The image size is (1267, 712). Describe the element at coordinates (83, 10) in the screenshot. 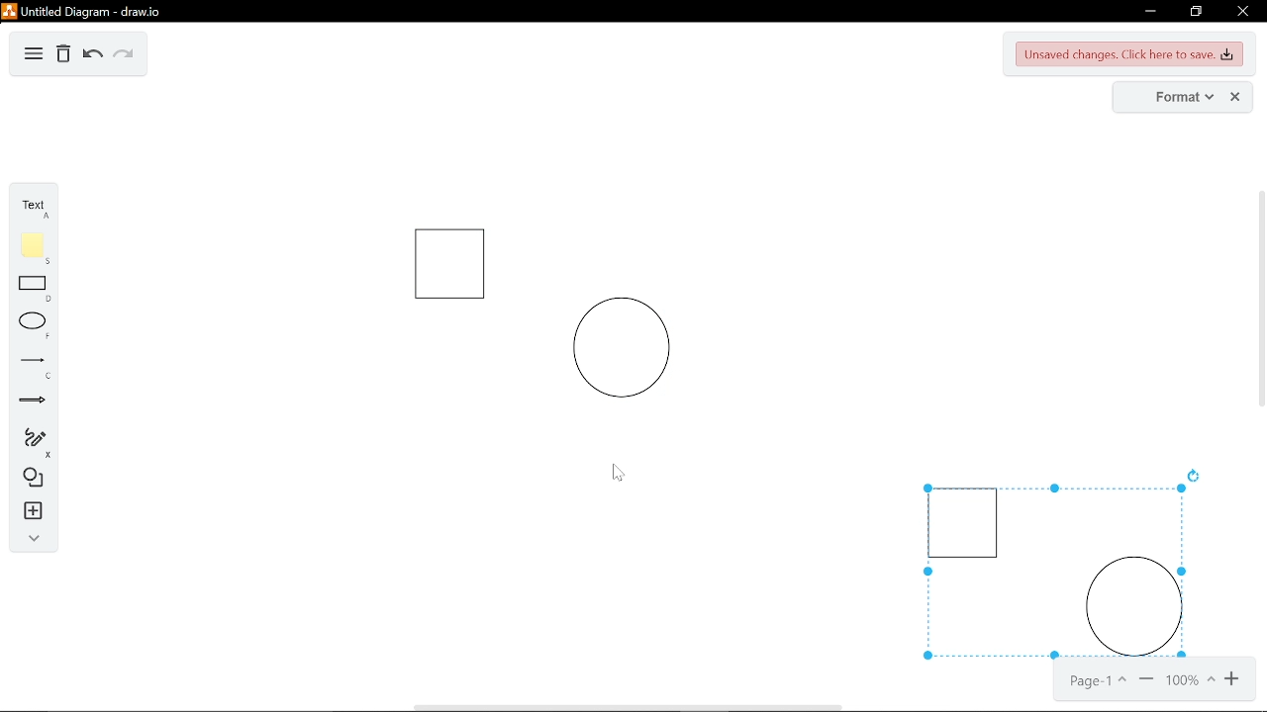

I see `untitled diagram - draw.io` at that location.